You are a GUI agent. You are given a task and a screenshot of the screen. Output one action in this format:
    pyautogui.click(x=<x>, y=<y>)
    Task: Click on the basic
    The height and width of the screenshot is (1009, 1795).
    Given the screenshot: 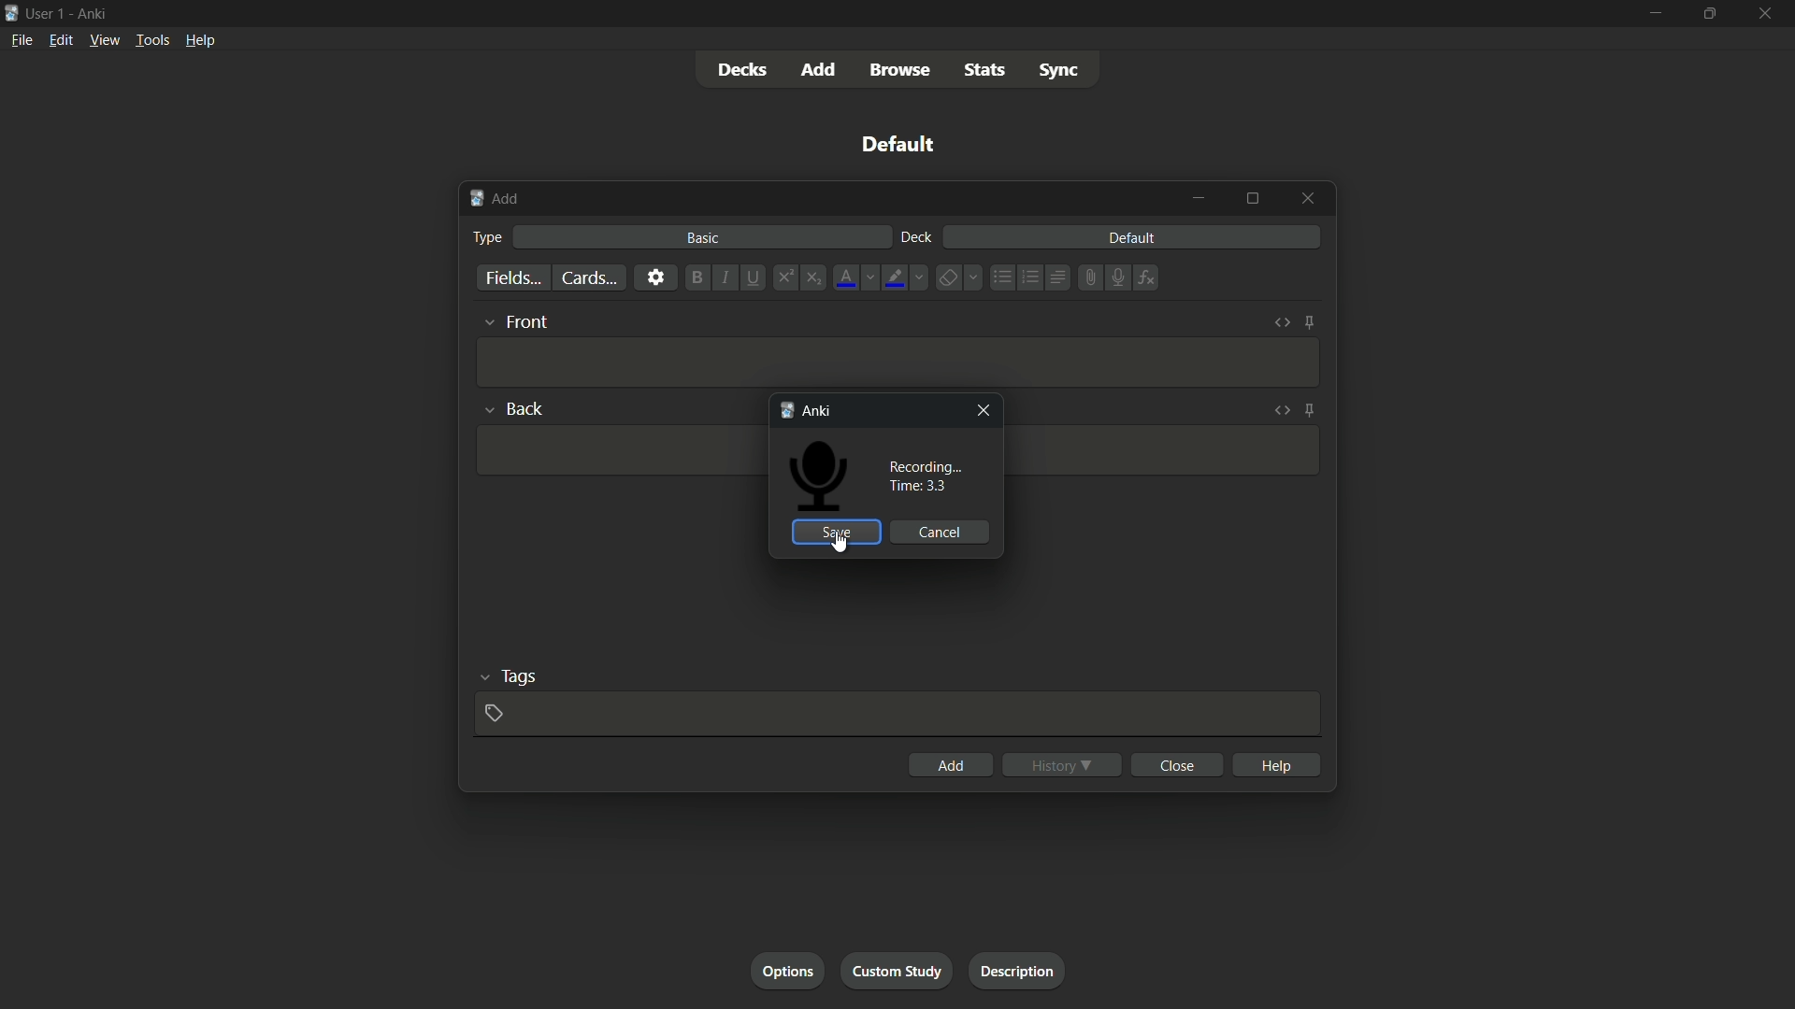 What is the action you would take?
    pyautogui.click(x=703, y=238)
    